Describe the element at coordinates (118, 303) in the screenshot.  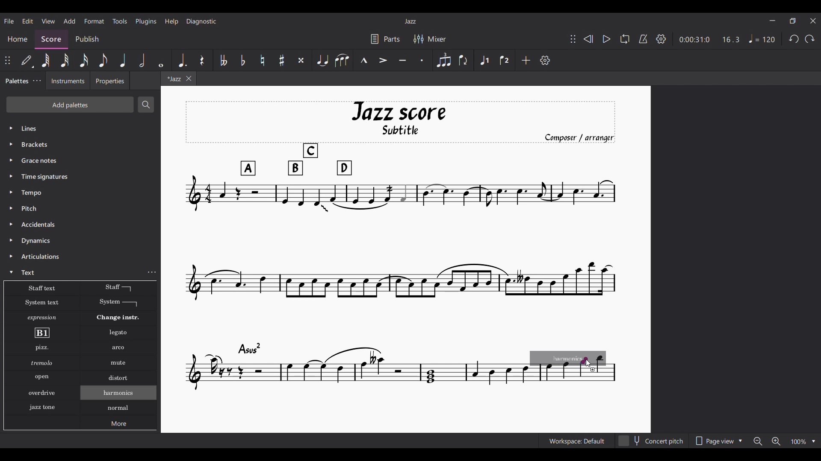
I see `System` at that location.